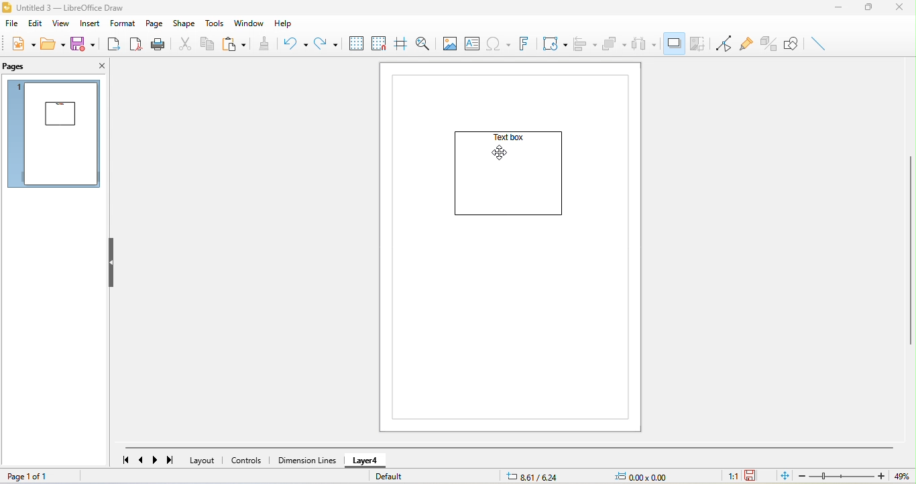 The width and height of the screenshot is (916, 484). What do you see at coordinates (646, 44) in the screenshot?
I see `select at least three object` at bounding box center [646, 44].